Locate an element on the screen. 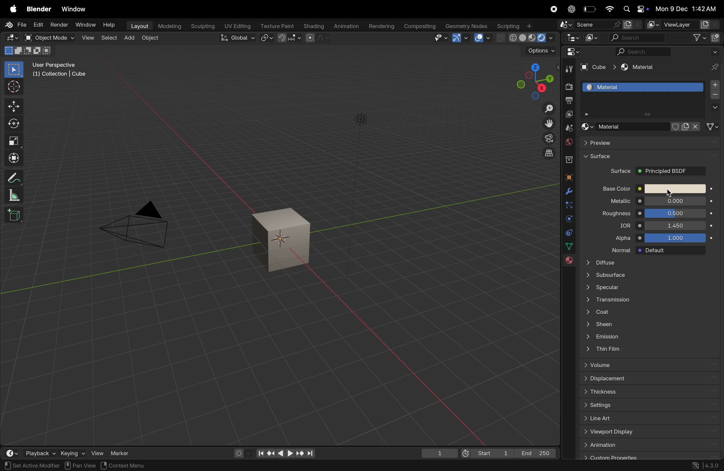  move is located at coordinates (13, 106).